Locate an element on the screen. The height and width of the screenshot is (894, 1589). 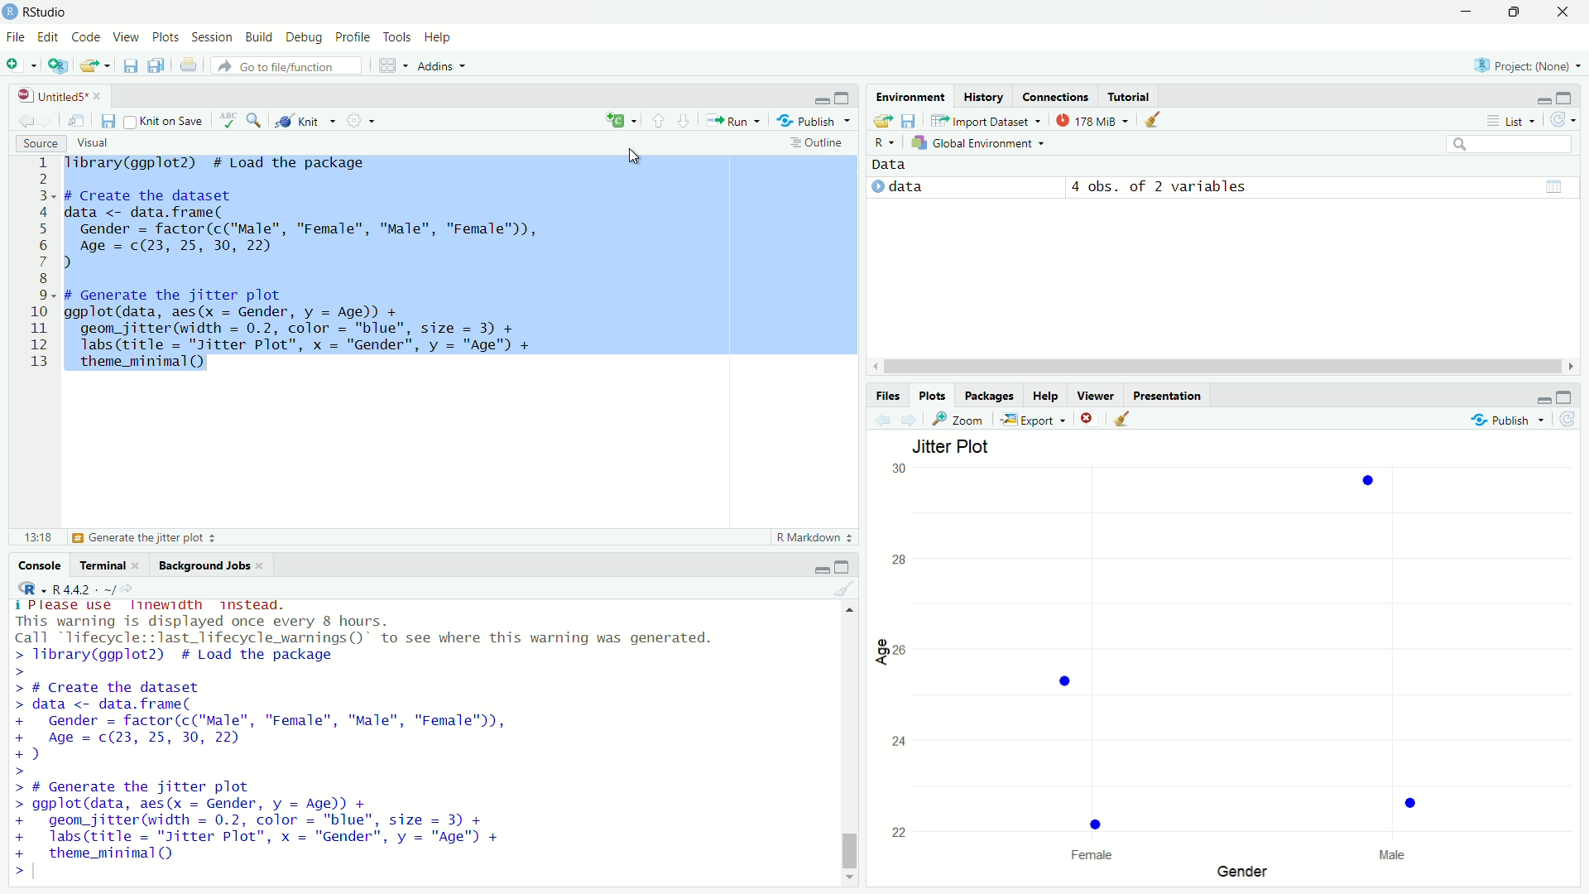
select language is located at coordinates (882, 144).